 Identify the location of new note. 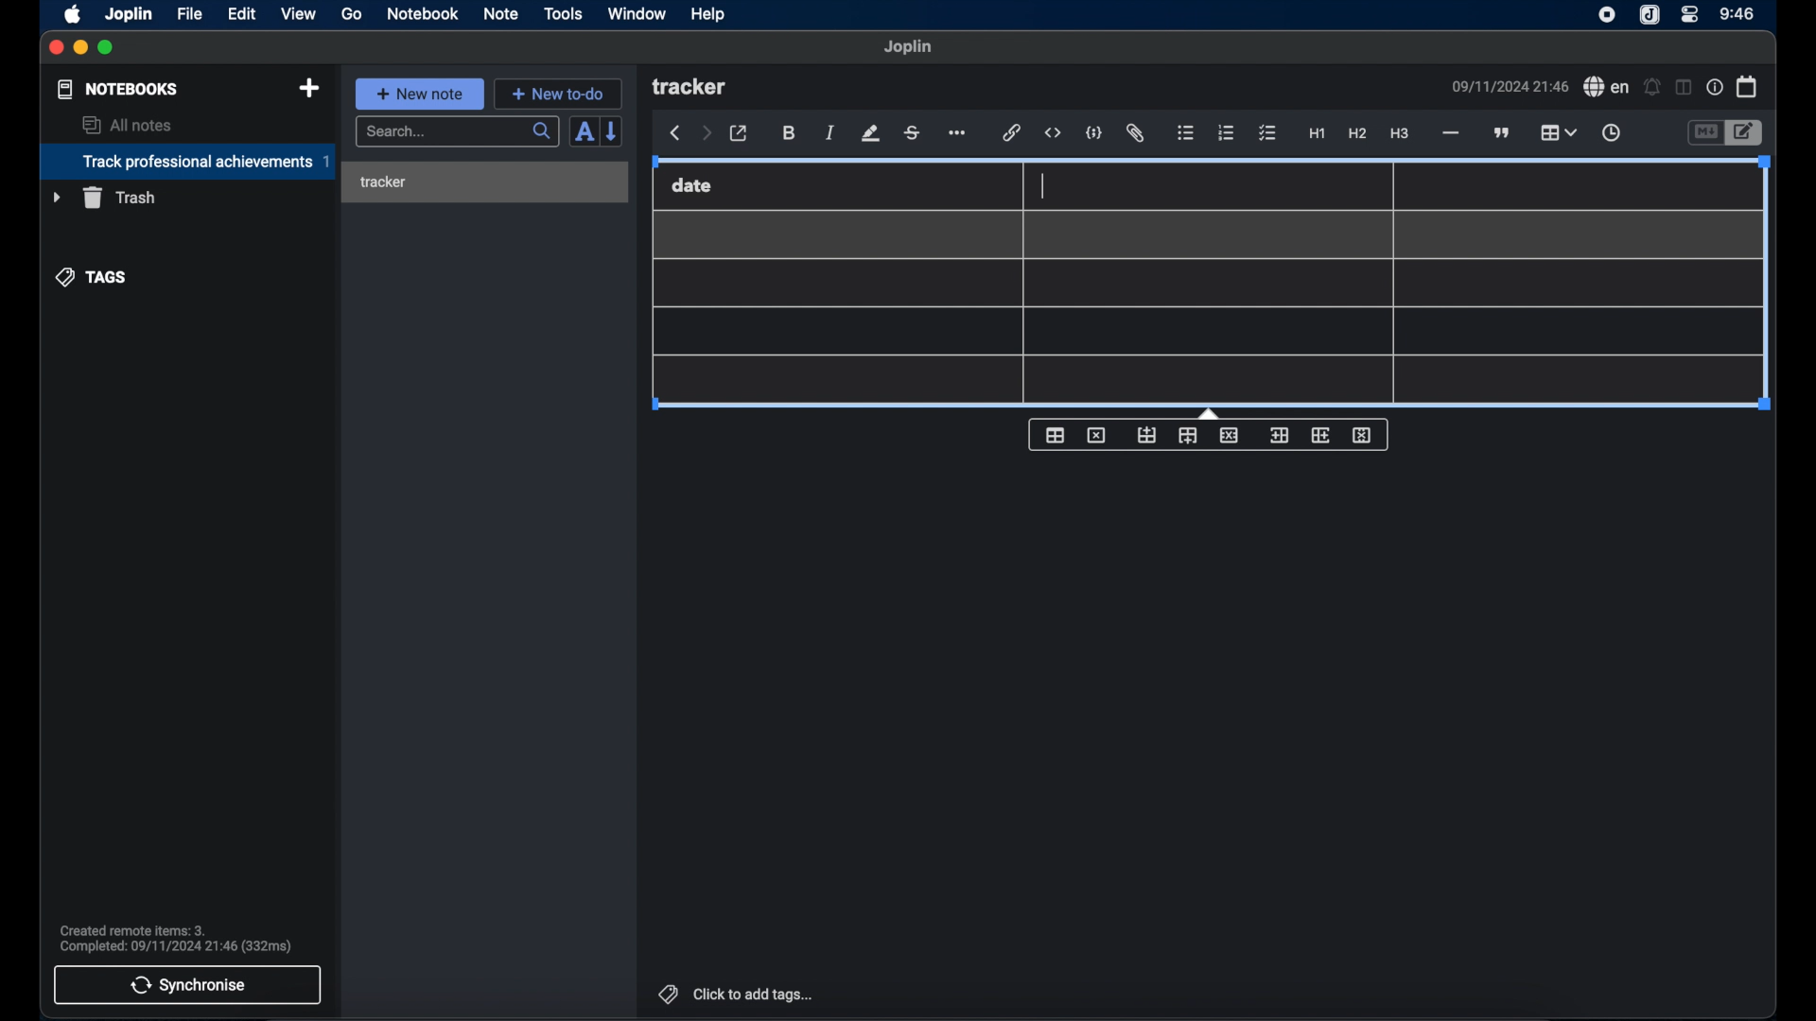
(419, 93).